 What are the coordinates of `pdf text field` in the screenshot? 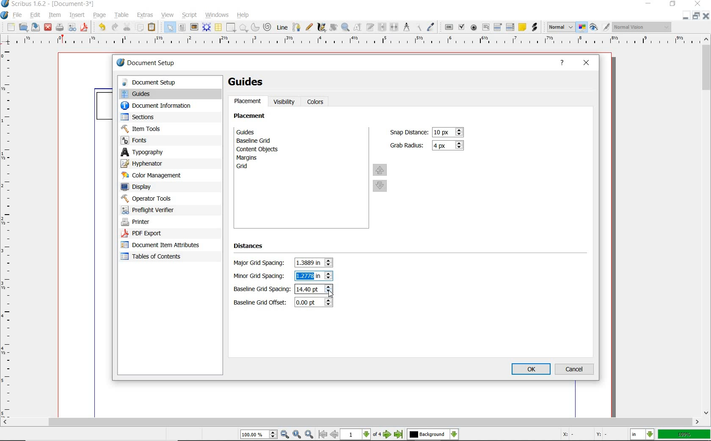 It's located at (486, 27).